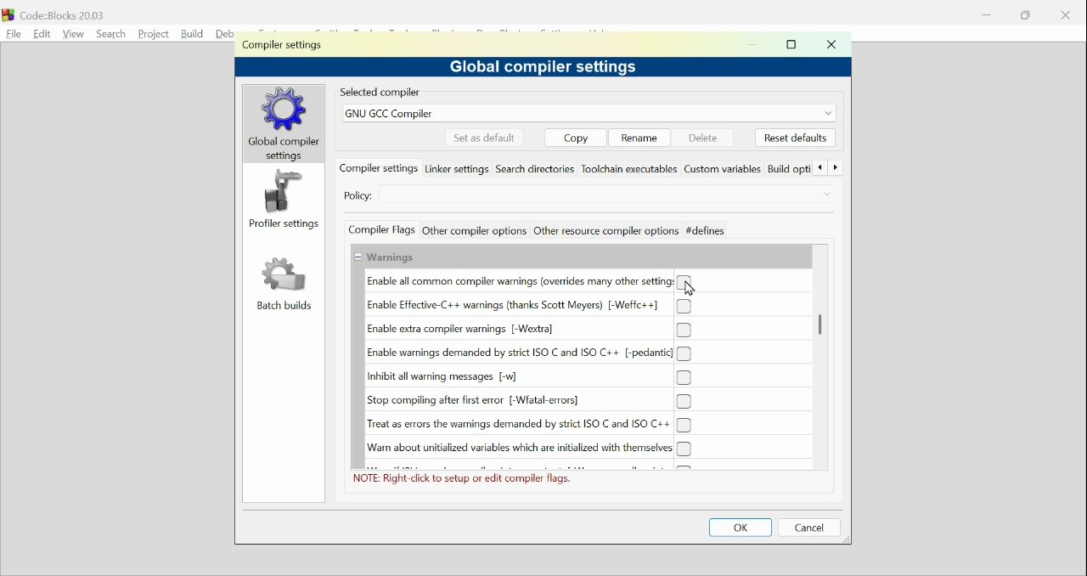 The width and height of the screenshot is (1087, 576). Describe the element at coordinates (819, 169) in the screenshot. I see `Back` at that location.